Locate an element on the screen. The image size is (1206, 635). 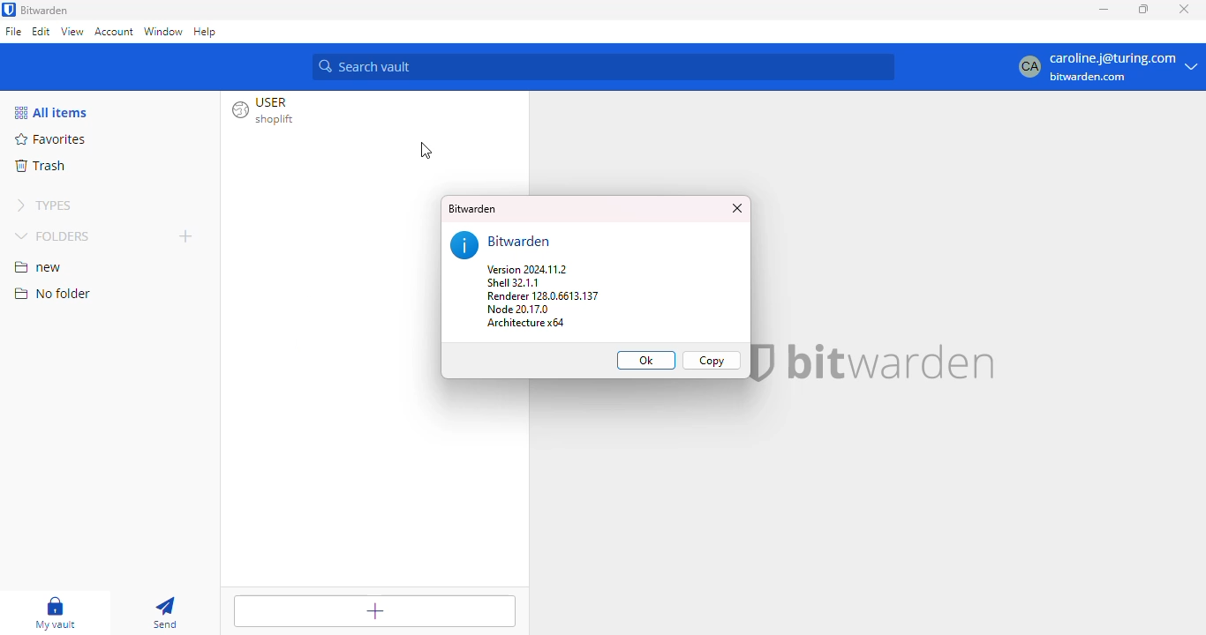
bitwarden is located at coordinates (889, 363).